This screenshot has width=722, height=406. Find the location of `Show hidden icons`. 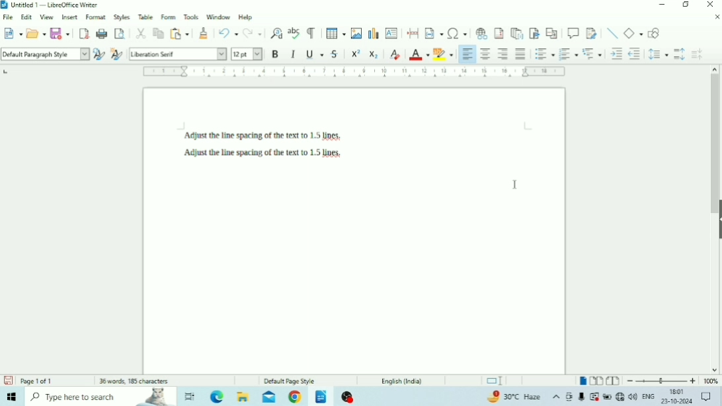

Show hidden icons is located at coordinates (557, 397).